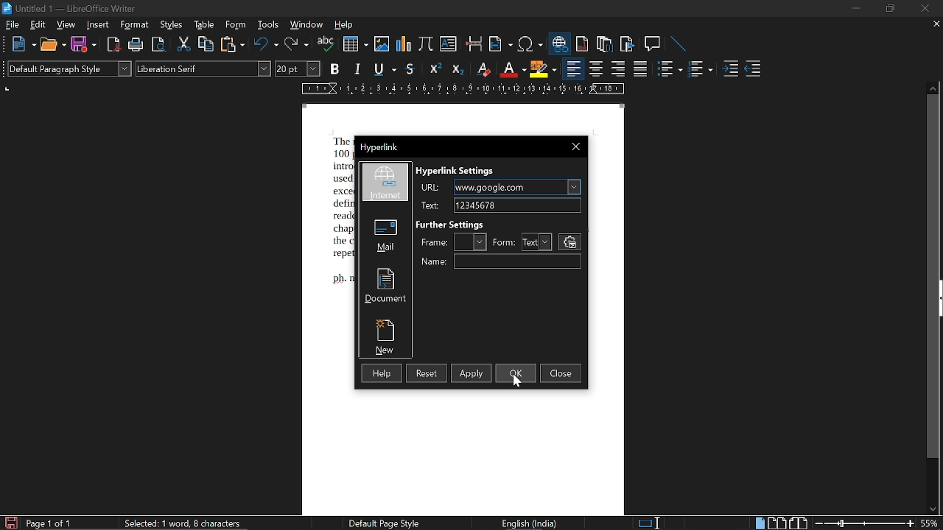  What do you see at coordinates (426, 373) in the screenshot?
I see `reset` at bounding box center [426, 373].